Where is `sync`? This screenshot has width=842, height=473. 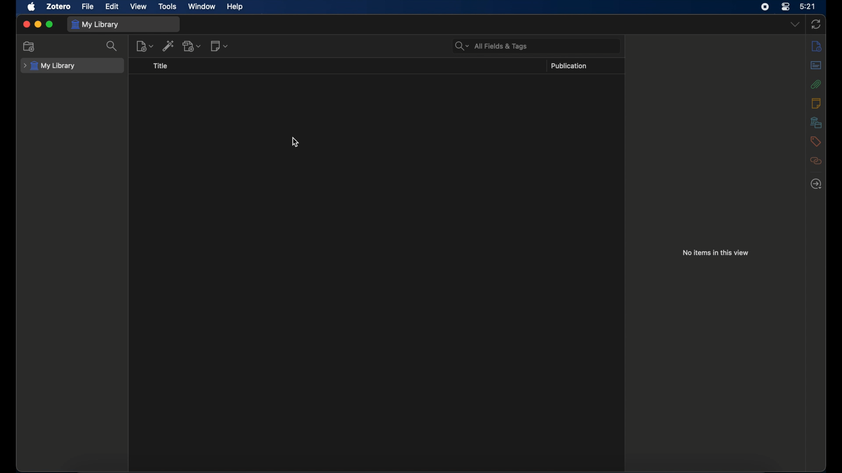 sync is located at coordinates (816, 25).